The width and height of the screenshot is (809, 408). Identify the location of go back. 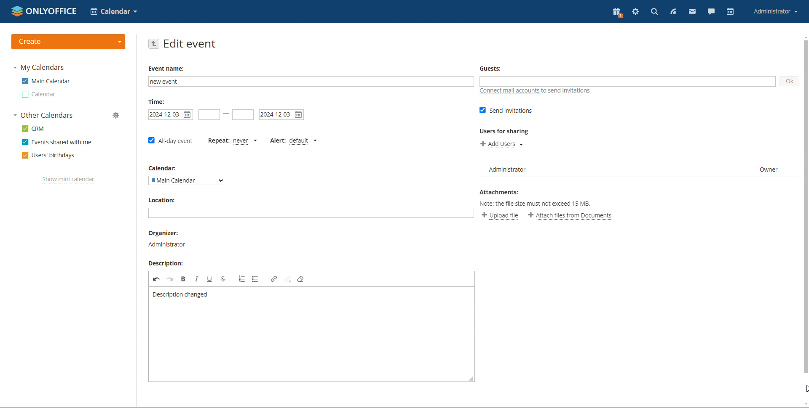
(154, 44).